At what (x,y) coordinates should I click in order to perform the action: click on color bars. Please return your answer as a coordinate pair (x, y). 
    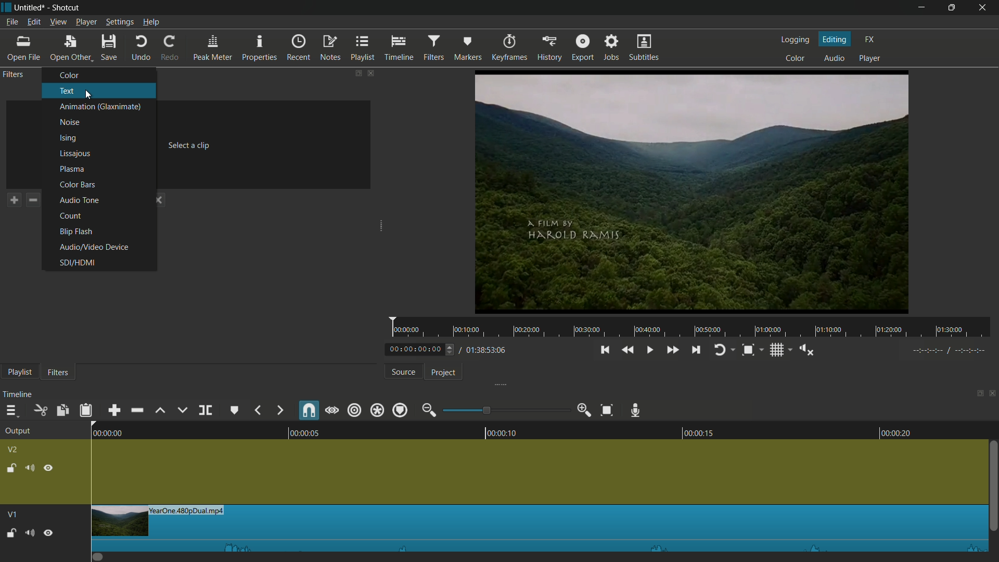
    Looking at the image, I should click on (76, 184).